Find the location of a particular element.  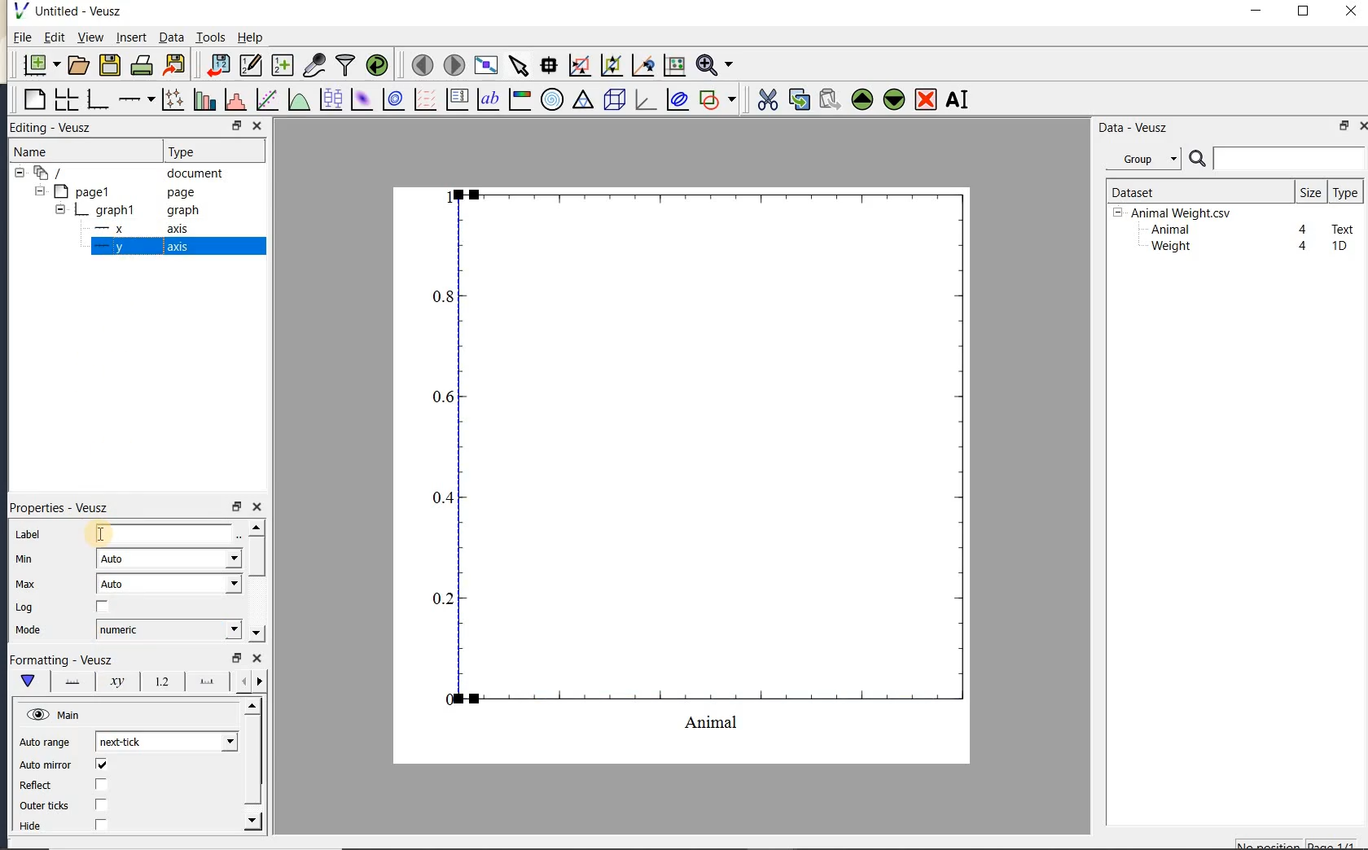

paste widget from the clipboard is located at coordinates (830, 101).